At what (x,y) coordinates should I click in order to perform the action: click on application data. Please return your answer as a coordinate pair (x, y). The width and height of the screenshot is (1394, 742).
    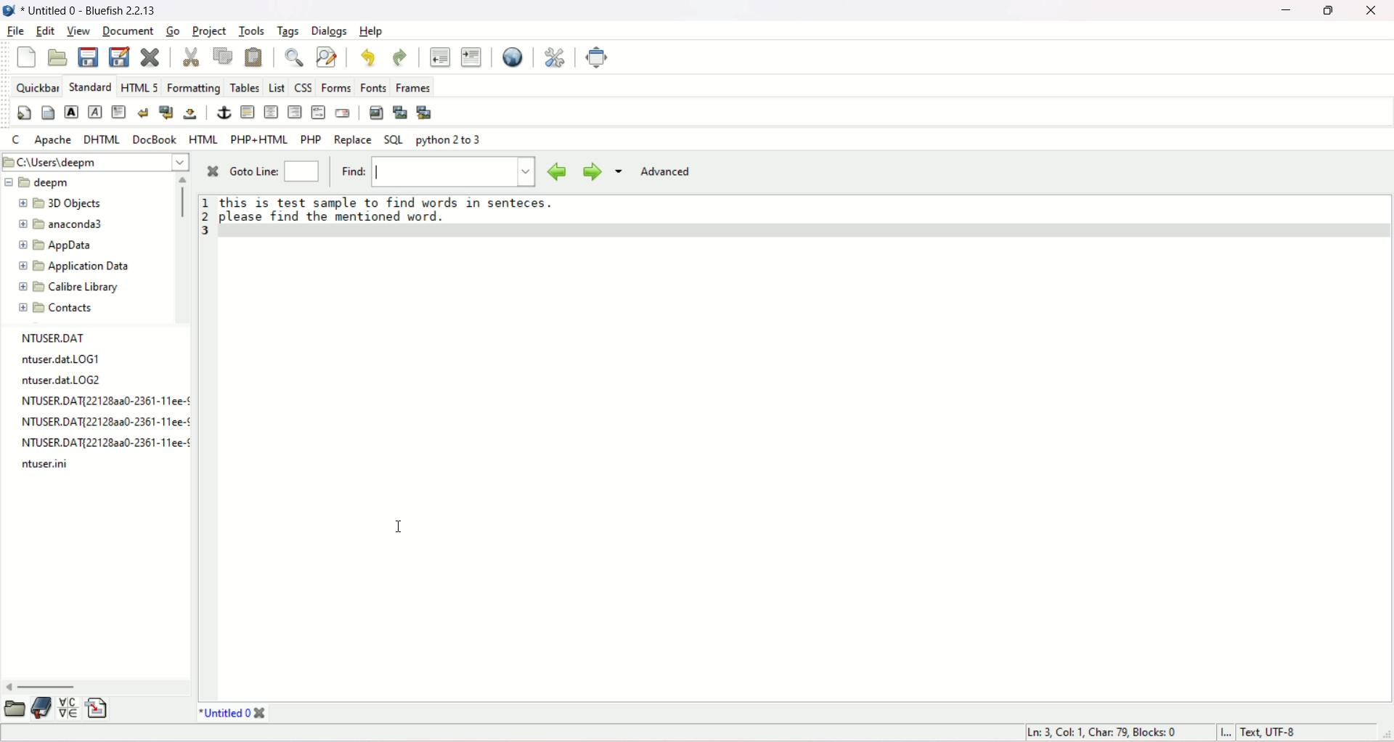
    Looking at the image, I should click on (78, 266).